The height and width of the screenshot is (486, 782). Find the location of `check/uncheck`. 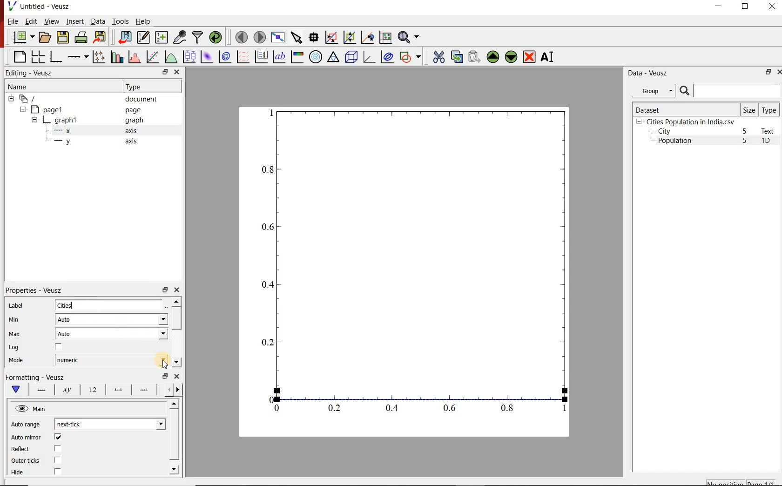

check/uncheck is located at coordinates (58, 448).